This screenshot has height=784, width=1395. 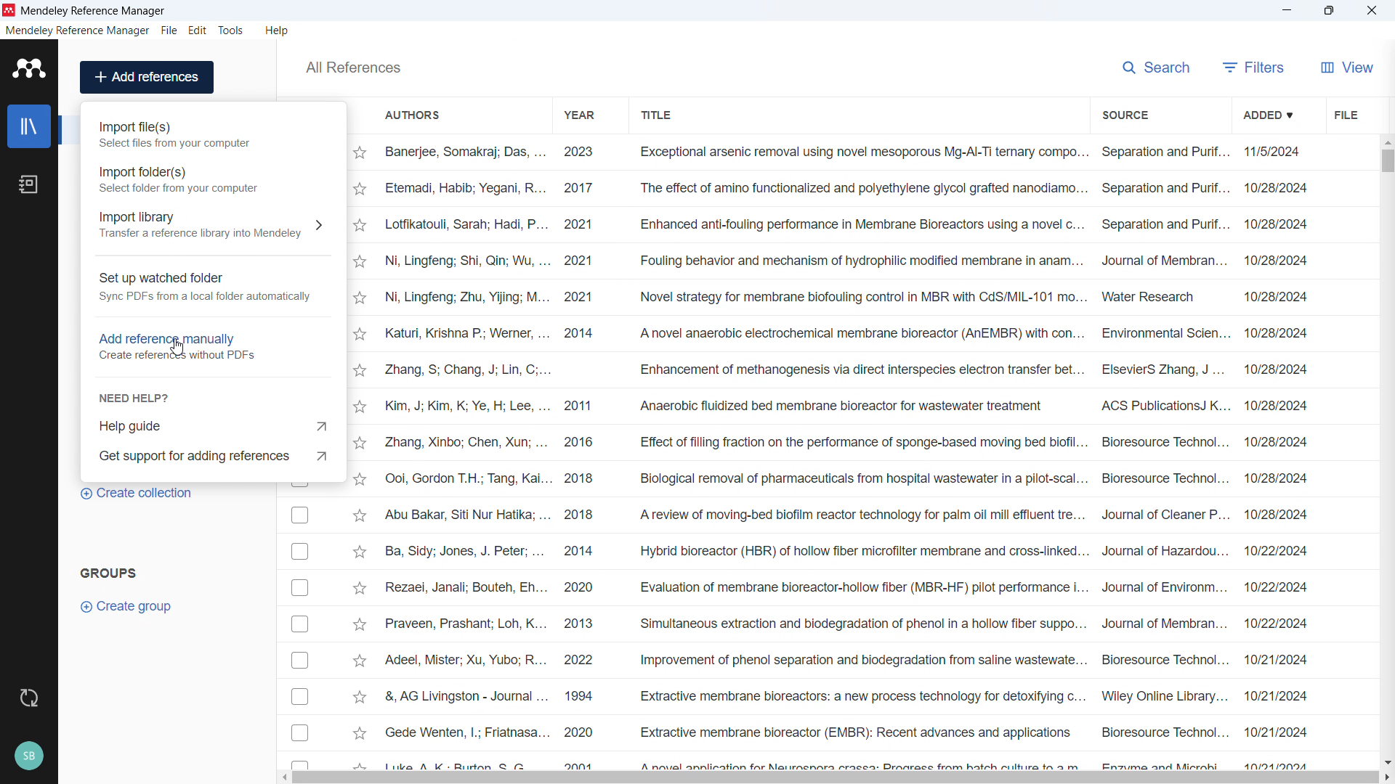 I want to click on Source of individual entries , so click(x=1163, y=455).